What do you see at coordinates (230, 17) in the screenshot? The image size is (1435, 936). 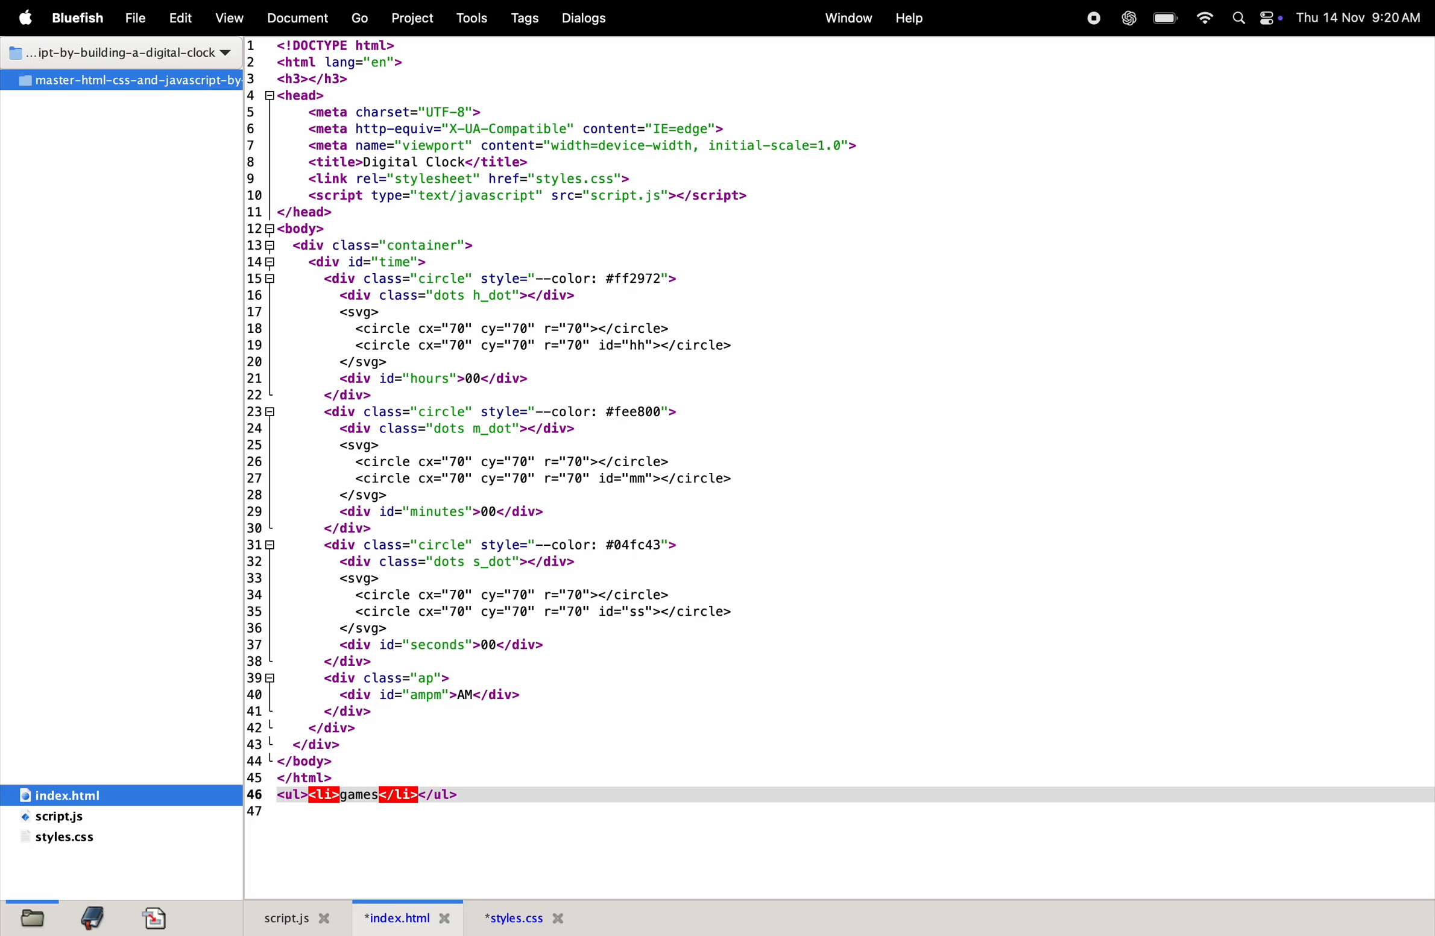 I see `View` at bounding box center [230, 17].